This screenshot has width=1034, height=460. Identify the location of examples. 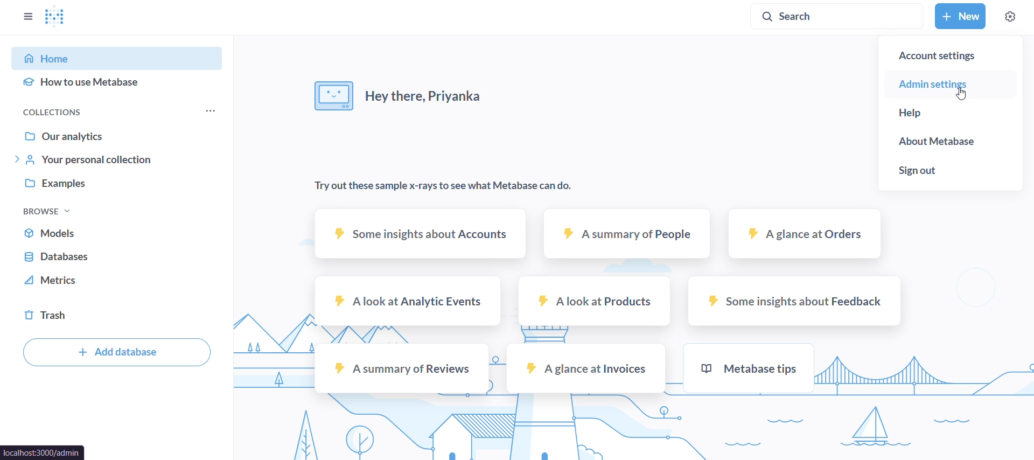
(120, 184).